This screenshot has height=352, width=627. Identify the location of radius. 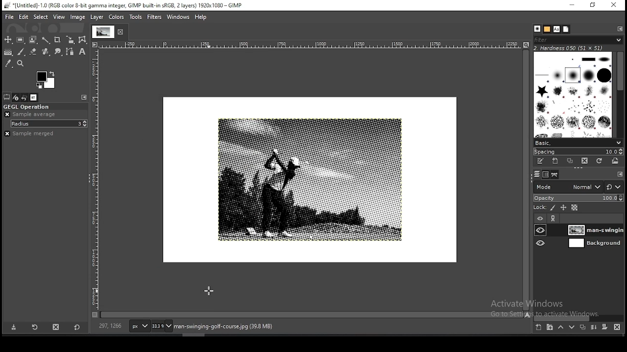
(45, 124).